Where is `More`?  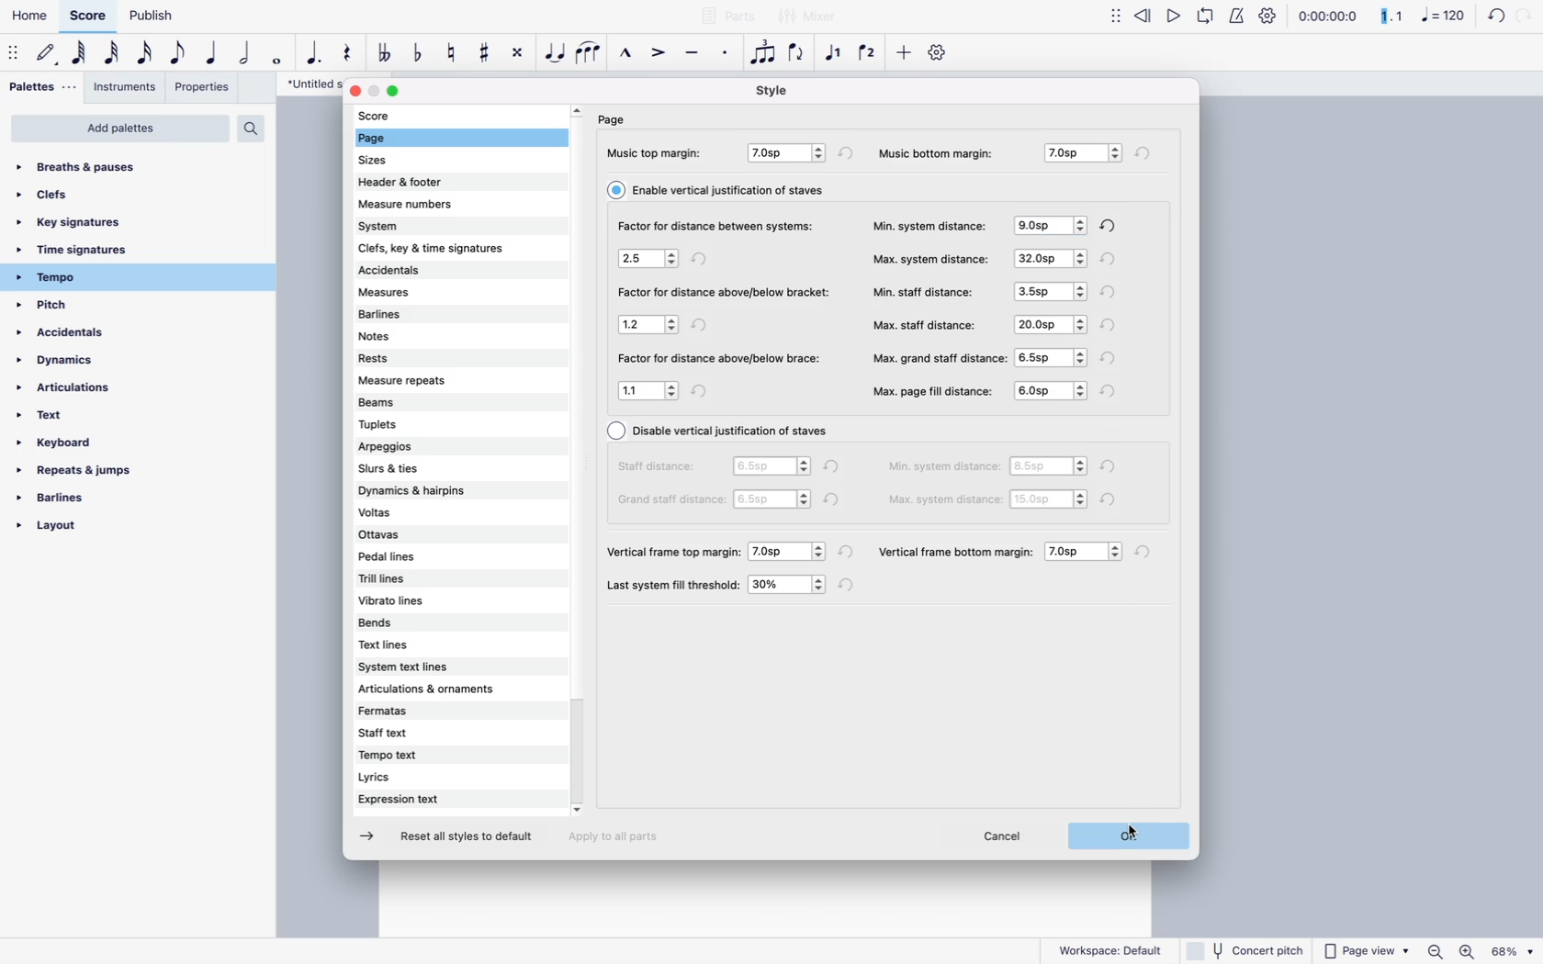 More is located at coordinates (1113, 17).